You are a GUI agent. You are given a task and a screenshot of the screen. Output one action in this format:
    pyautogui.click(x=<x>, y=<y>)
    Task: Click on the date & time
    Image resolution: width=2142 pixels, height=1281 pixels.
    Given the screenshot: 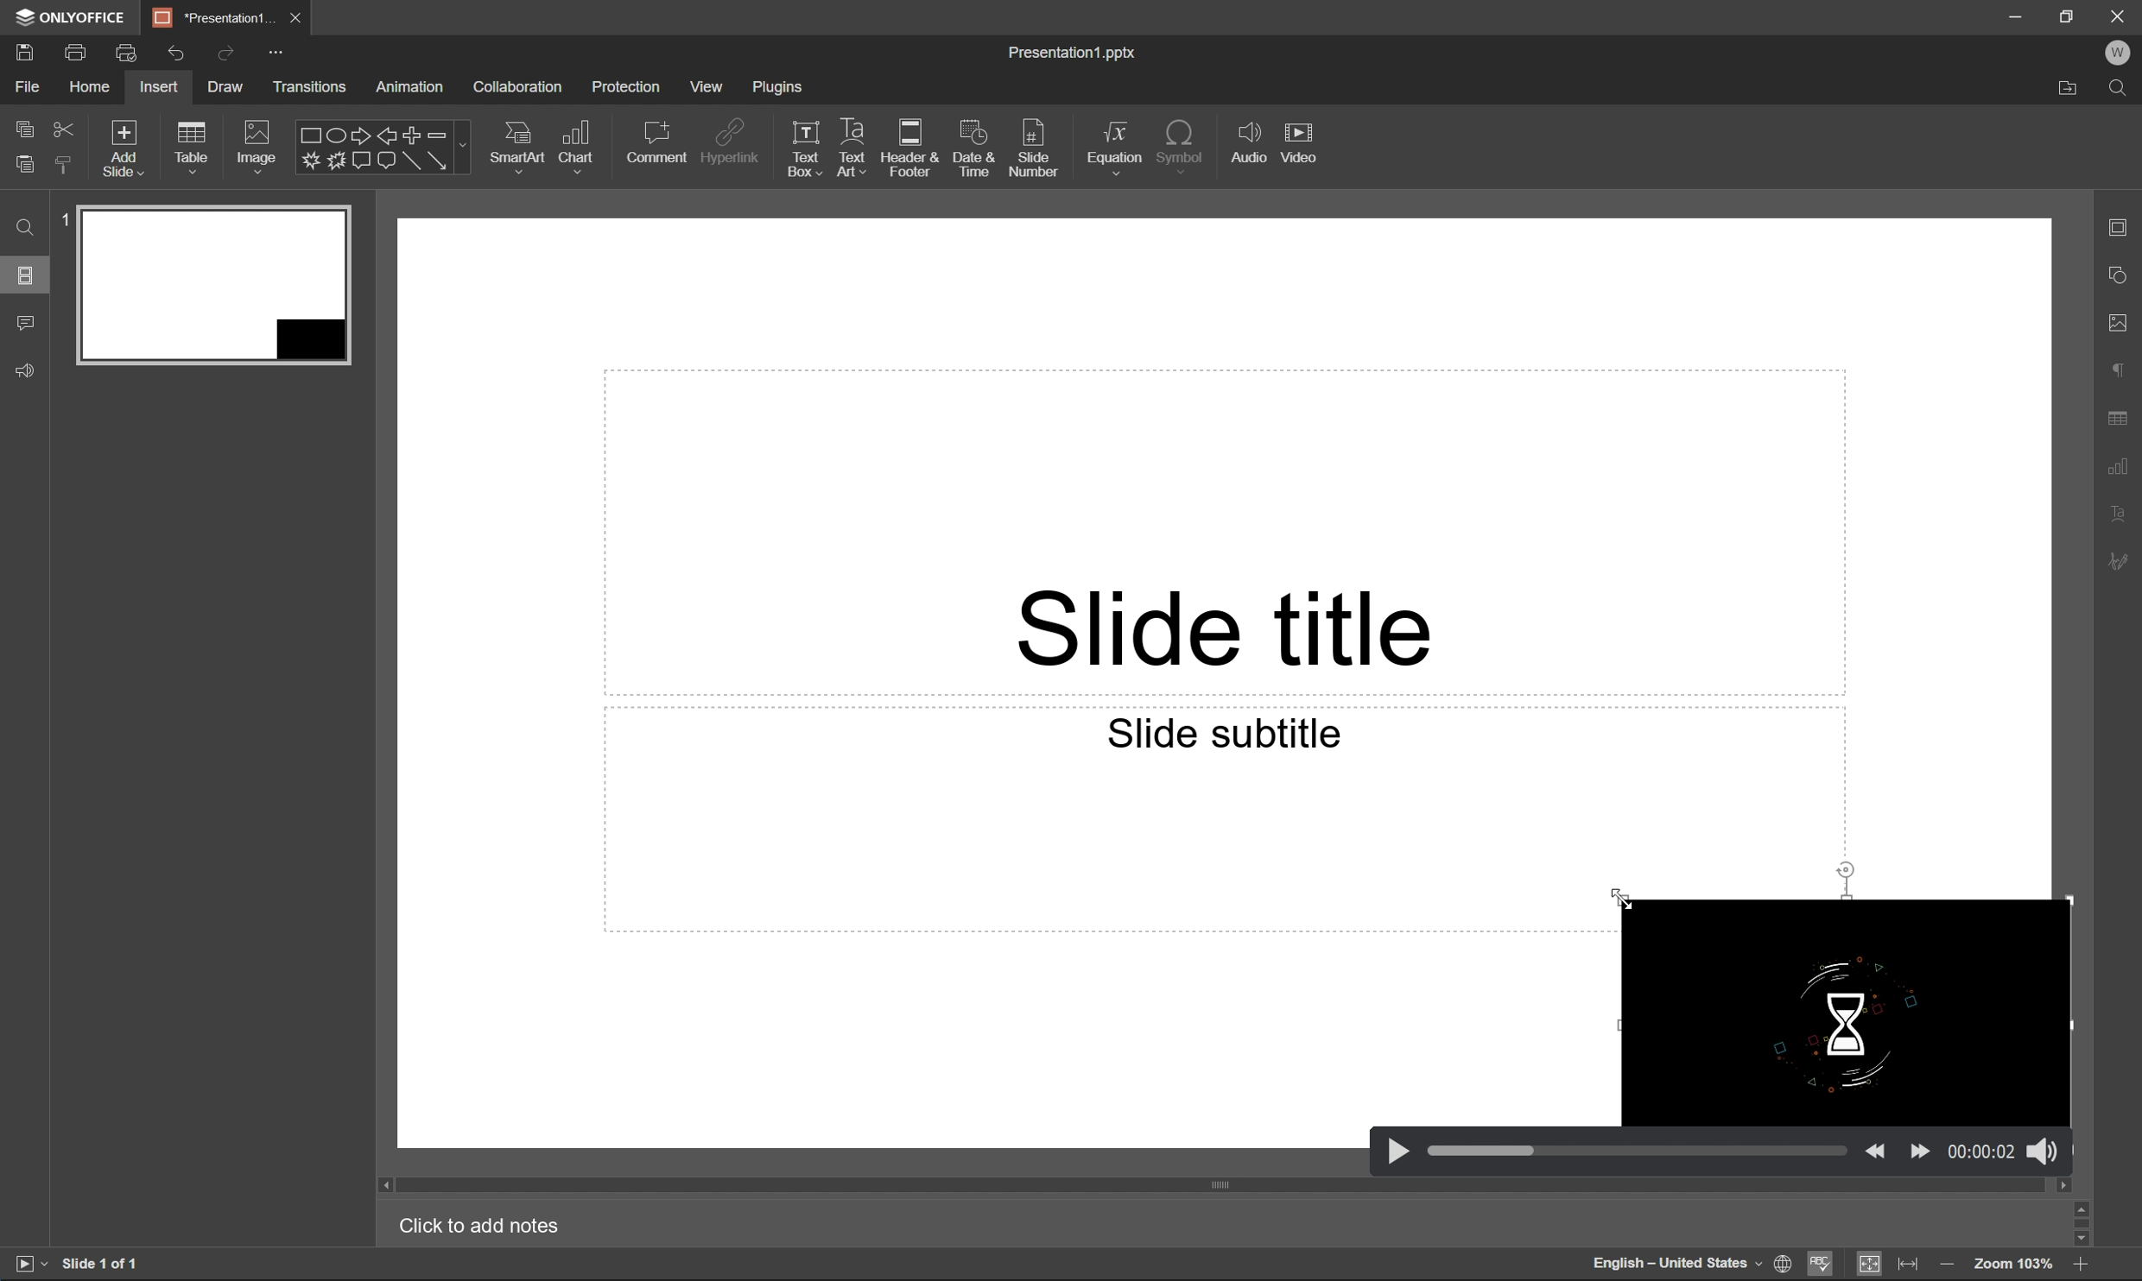 What is the action you would take?
    pyautogui.click(x=973, y=149)
    